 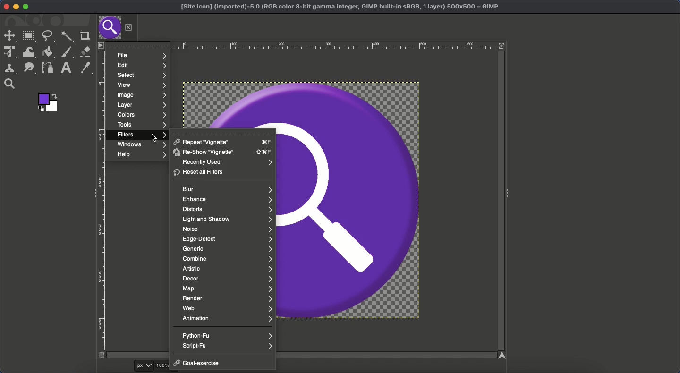 I want to click on Fuzzy selector, so click(x=67, y=37).